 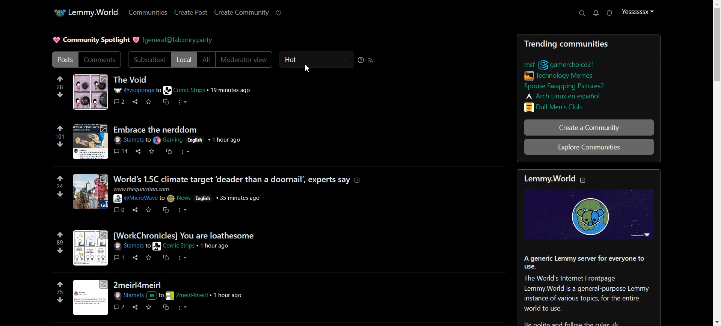 I want to click on Scroll bar, so click(x=714, y=163).